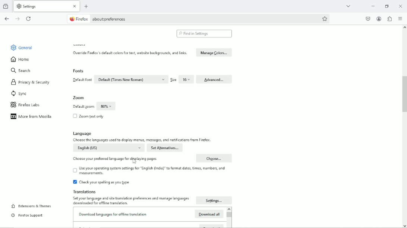  What do you see at coordinates (28, 6) in the screenshot?
I see `Settings` at bounding box center [28, 6].